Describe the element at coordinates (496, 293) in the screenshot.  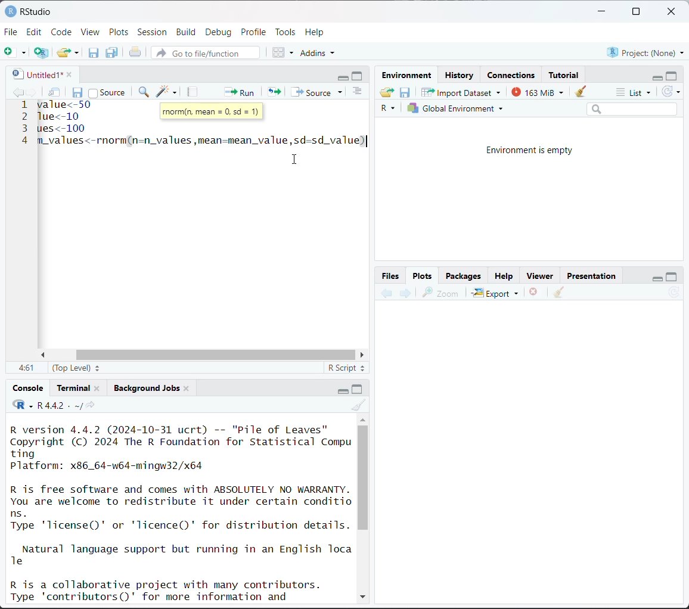
I see `Export` at that location.